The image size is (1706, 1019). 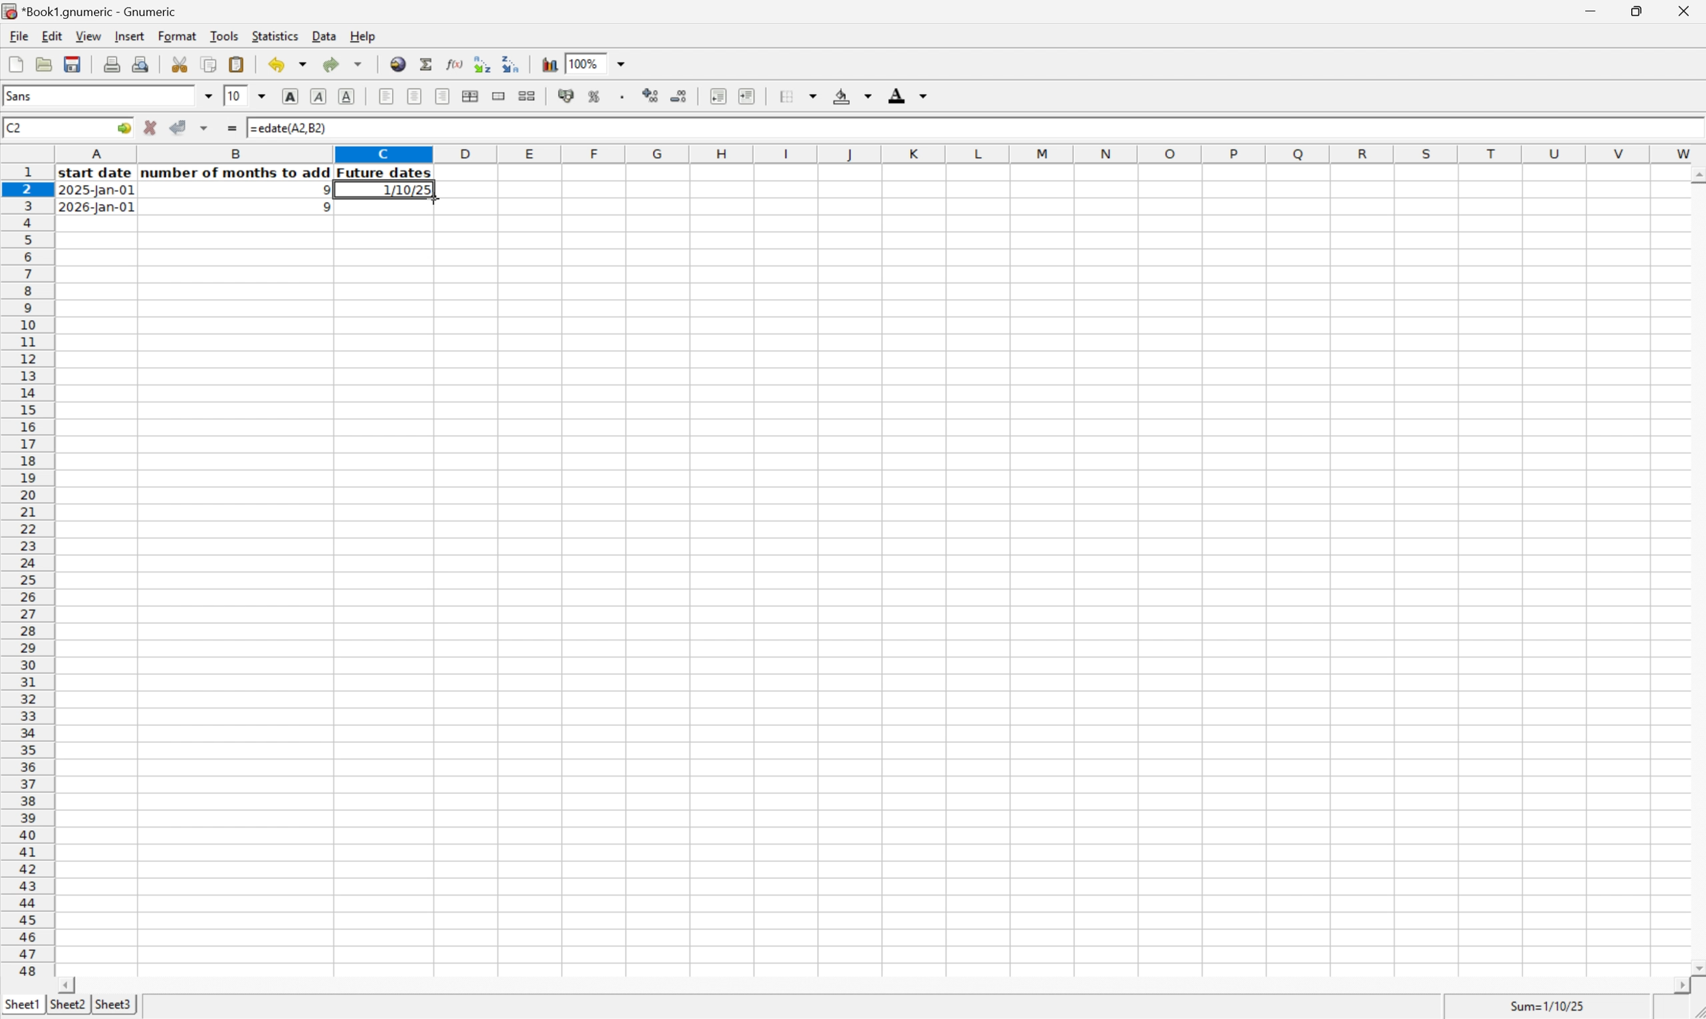 What do you see at coordinates (324, 36) in the screenshot?
I see `Data` at bounding box center [324, 36].